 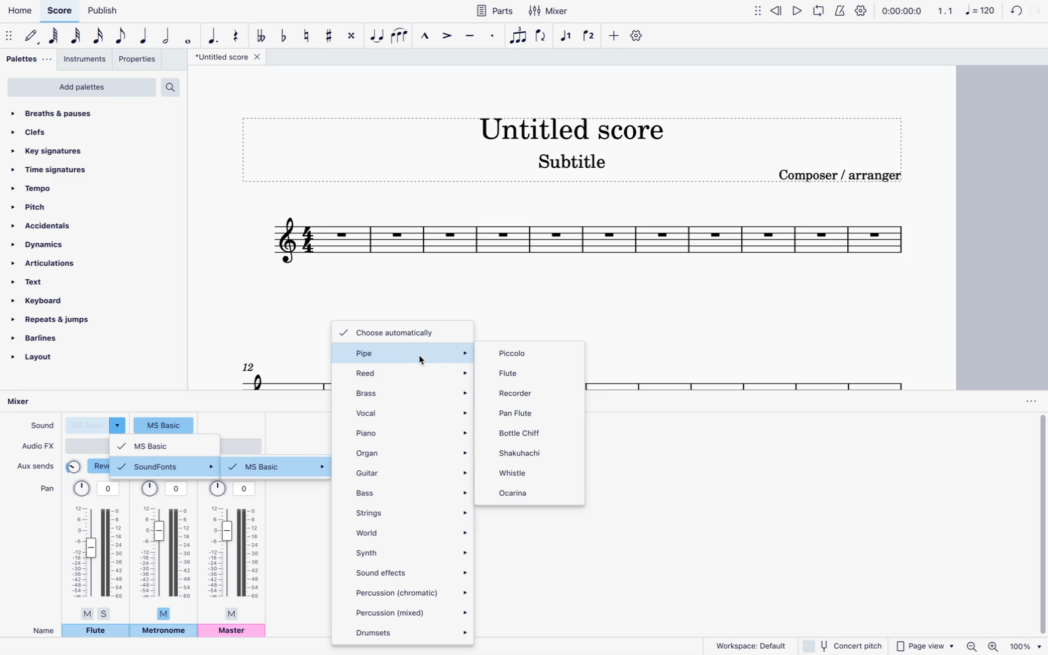 I want to click on whistle, so click(x=520, y=474).